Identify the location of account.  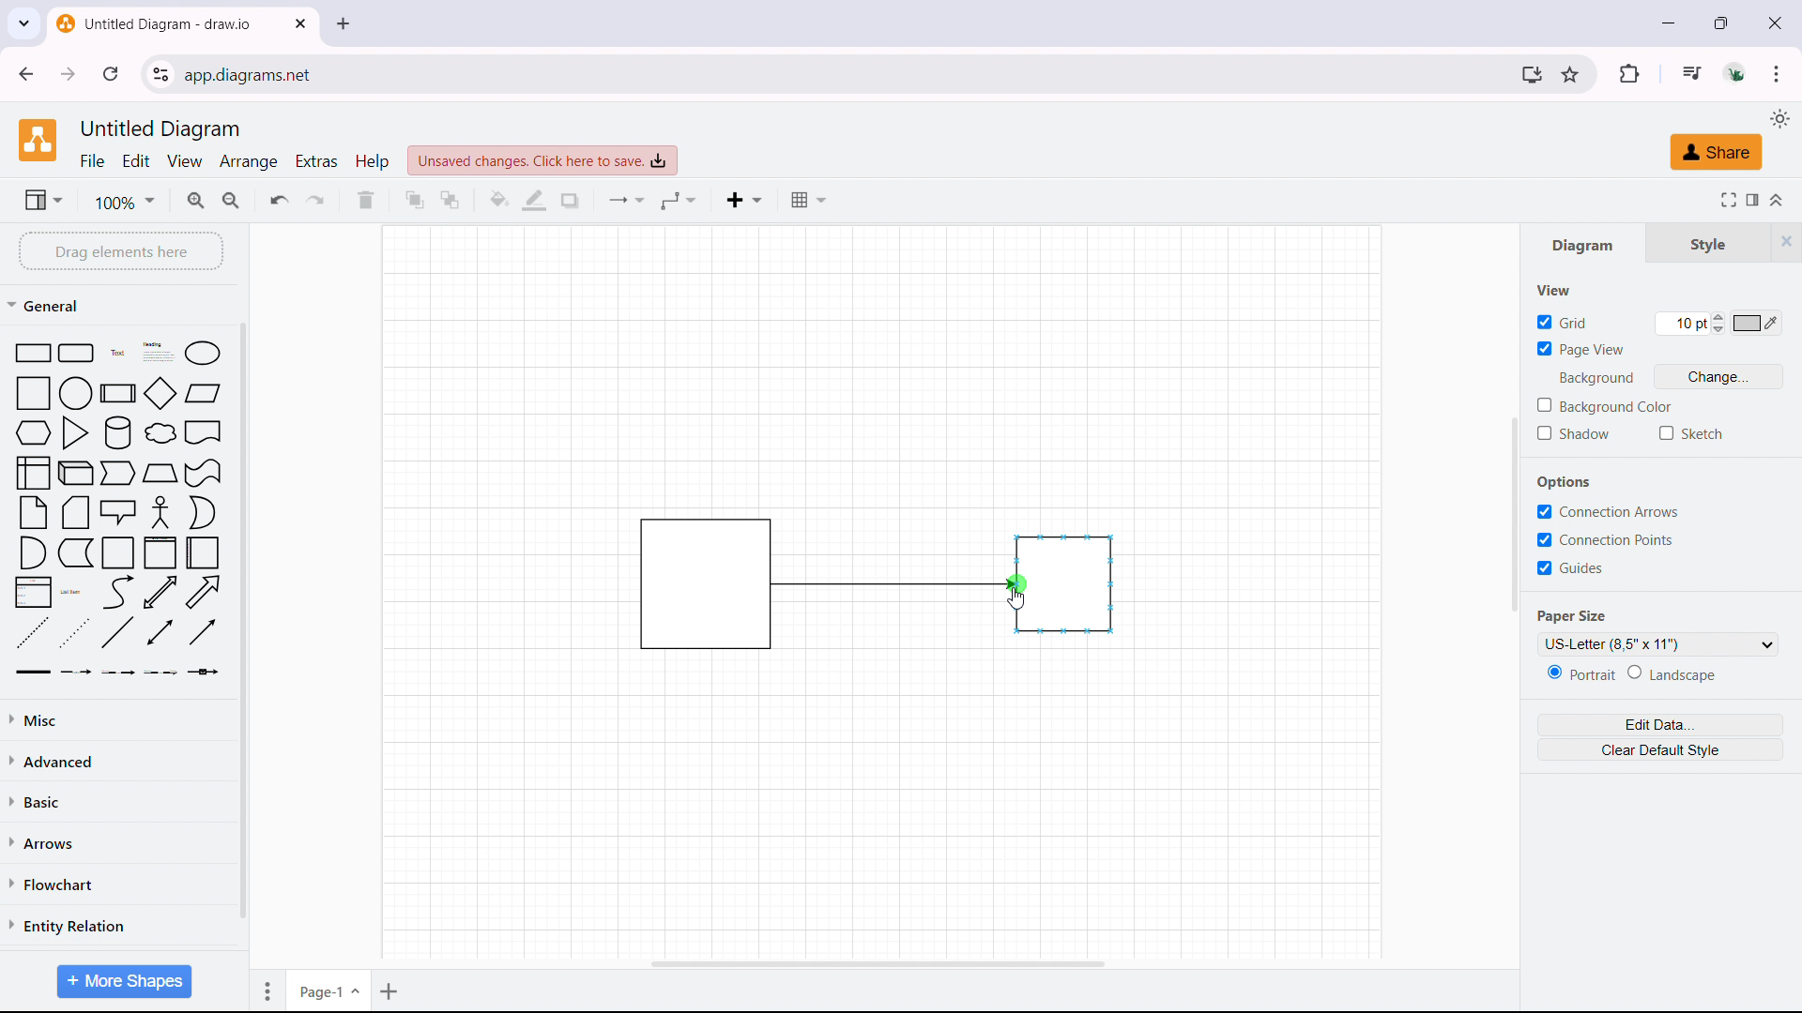
(1737, 73).